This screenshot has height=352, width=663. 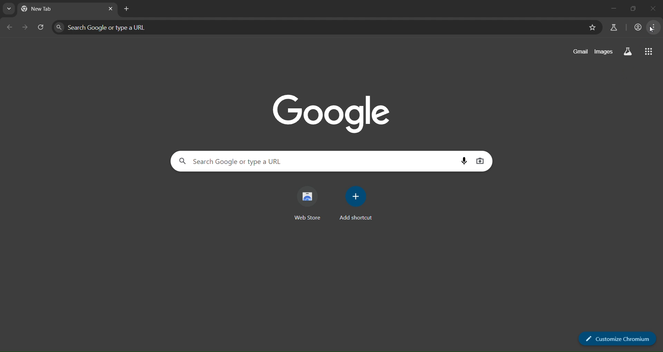 I want to click on gmail, so click(x=580, y=51).